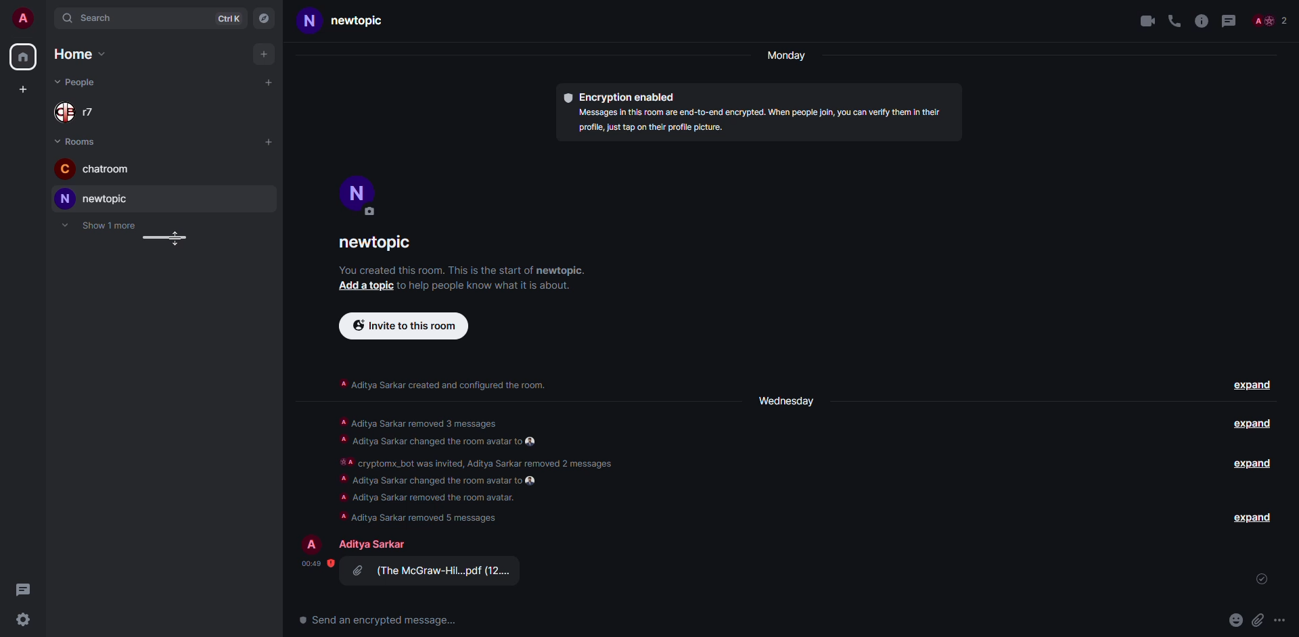 Image resolution: width=1299 pixels, height=637 pixels. Describe the element at coordinates (1251, 425) in the screenshot. I see `expand` at that location.